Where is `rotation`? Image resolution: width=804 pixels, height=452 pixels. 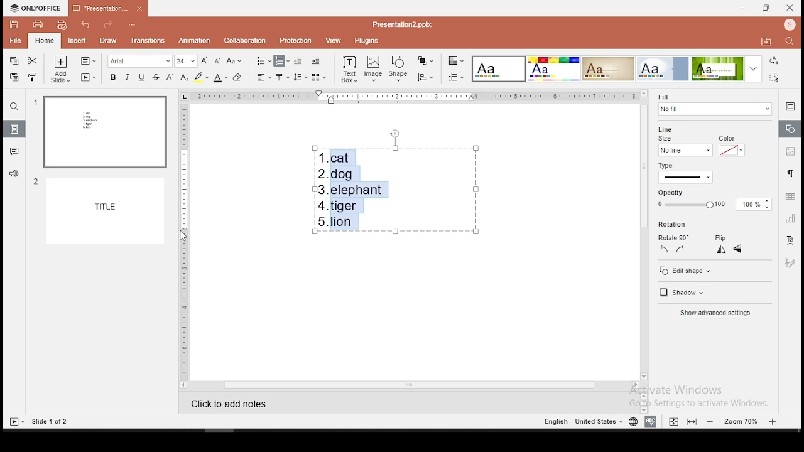
rotation is located at coordinates (673, 225).